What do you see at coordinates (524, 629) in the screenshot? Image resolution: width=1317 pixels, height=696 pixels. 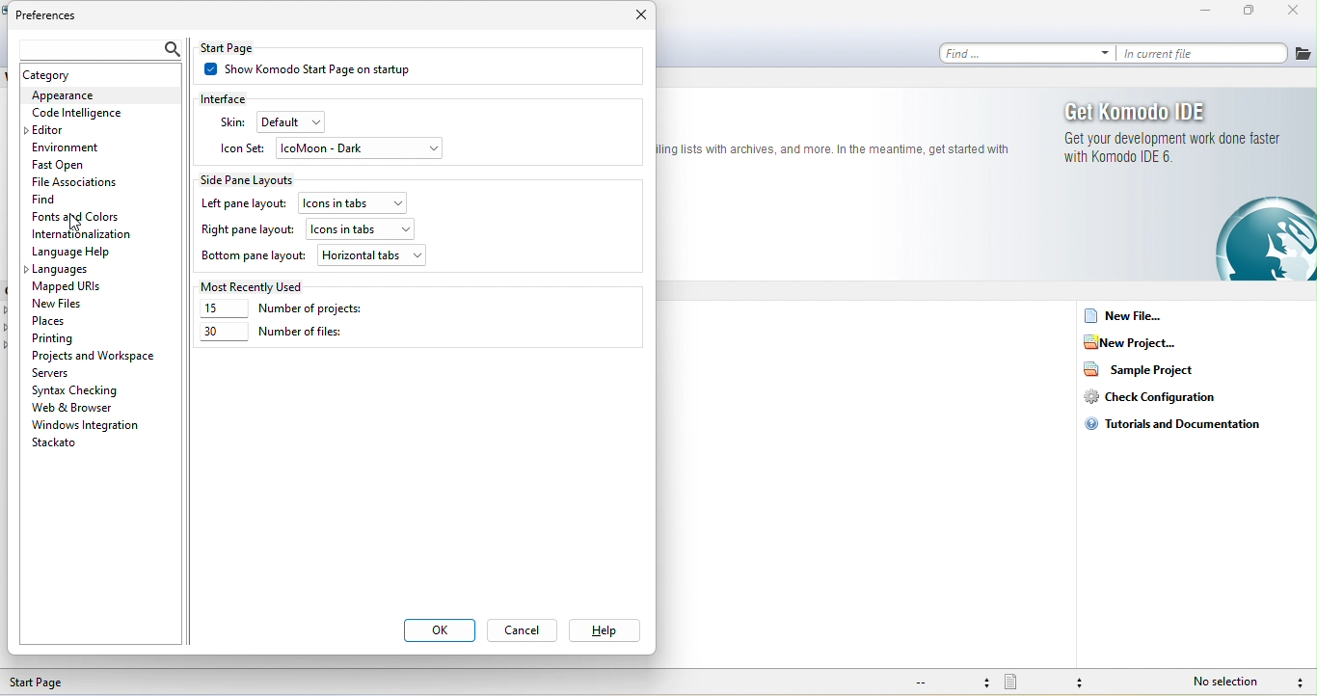 I see `cancel` at bounding box center [524, 629].